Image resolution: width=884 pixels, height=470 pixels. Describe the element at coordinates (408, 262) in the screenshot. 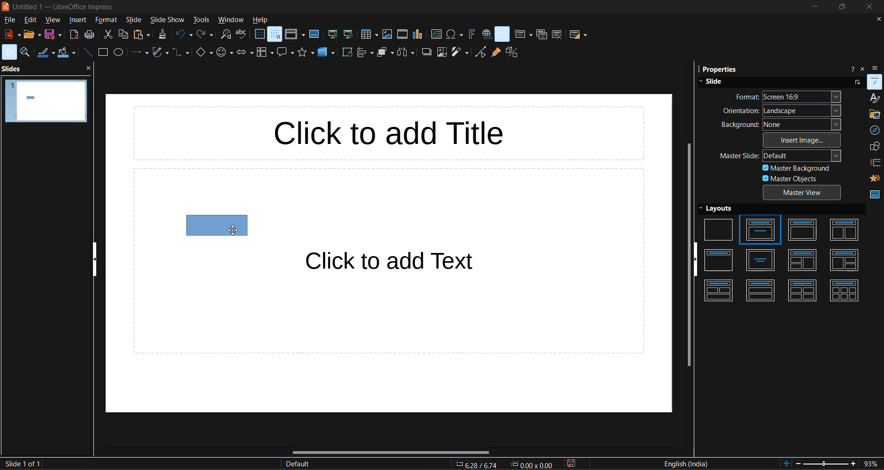

I see `Click to add Text` at that location.